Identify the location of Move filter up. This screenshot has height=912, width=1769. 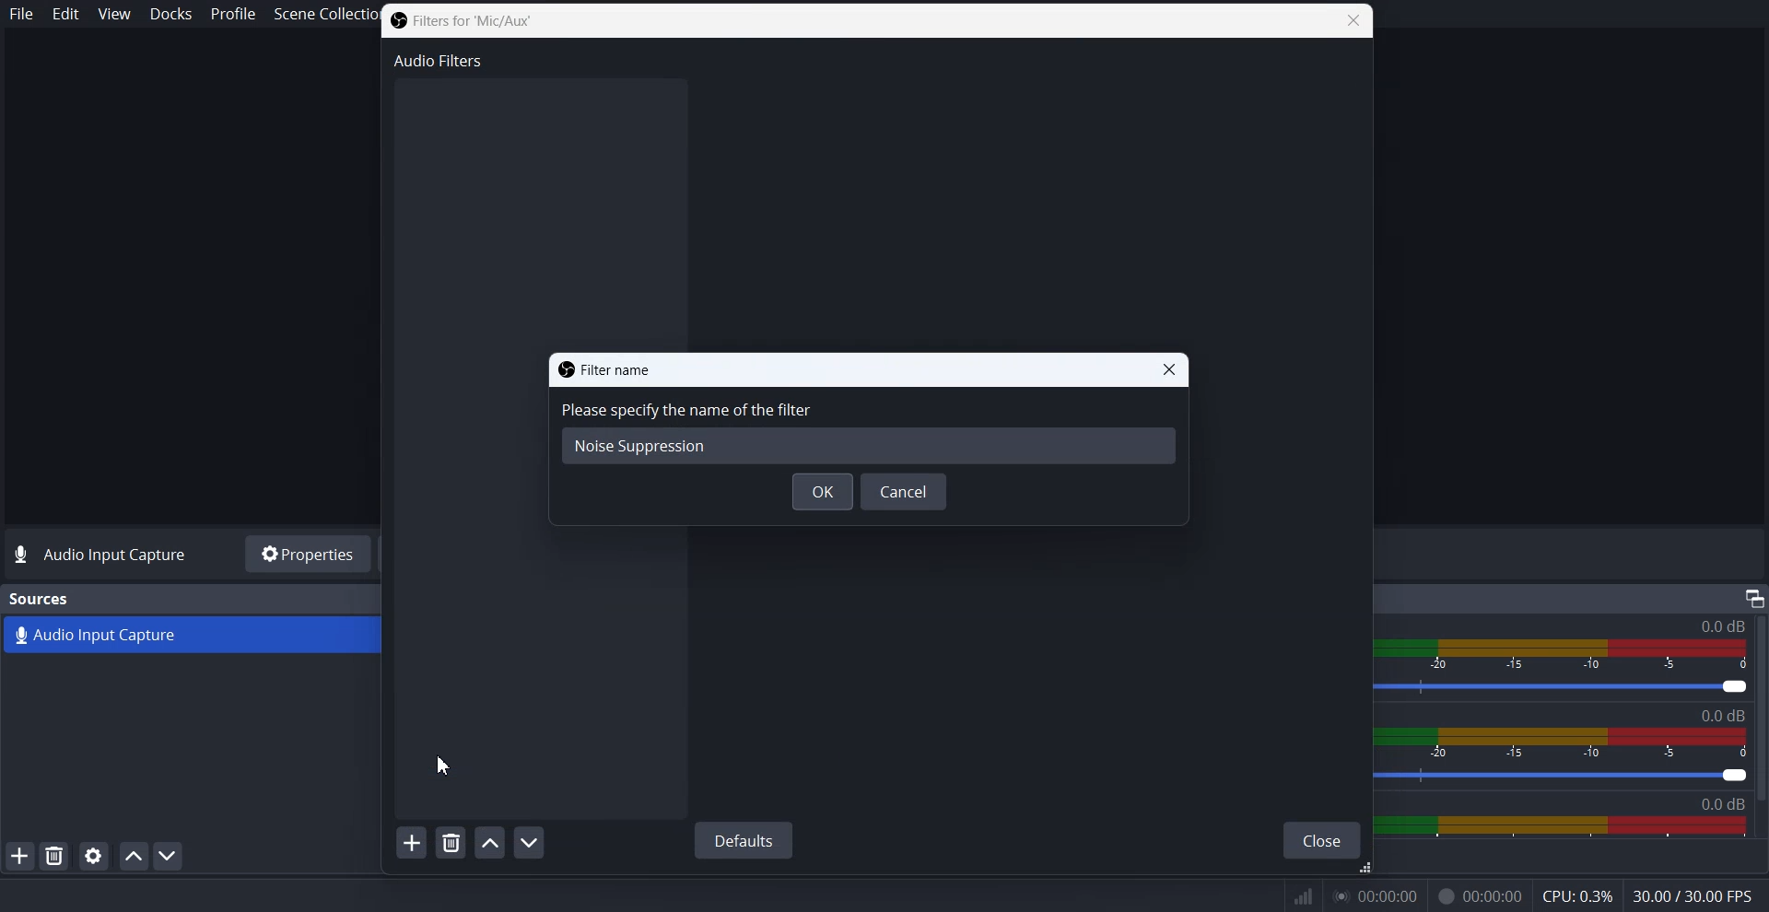
(489, 843).